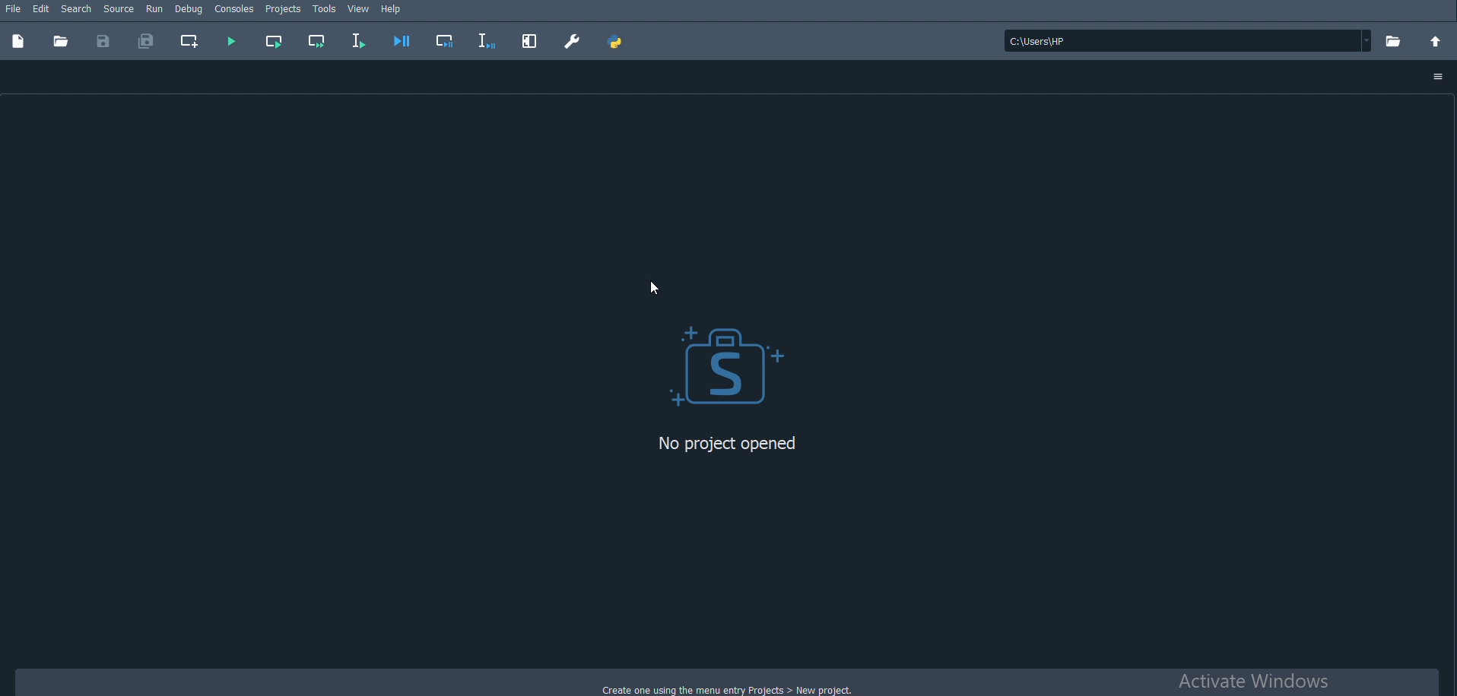  I want to click on options, so click(1440, 75).